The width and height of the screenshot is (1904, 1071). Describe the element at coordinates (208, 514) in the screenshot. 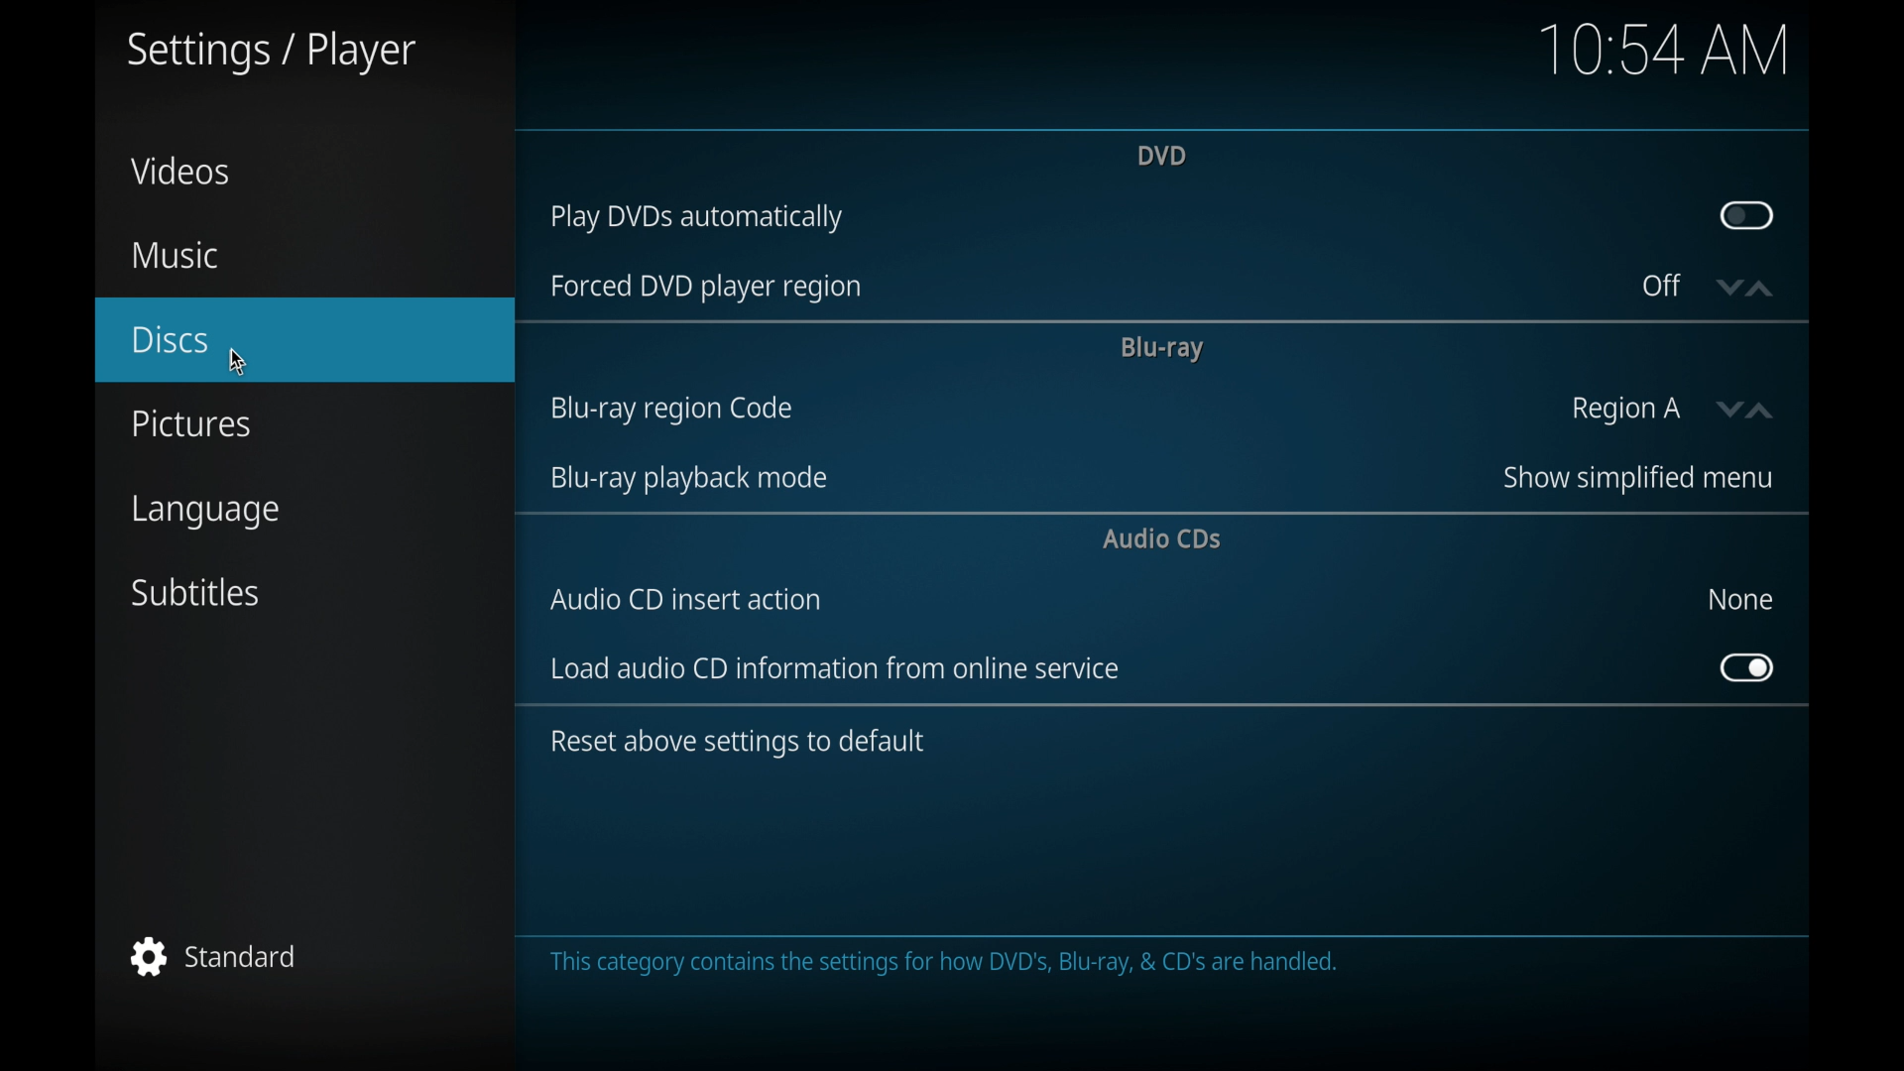

I see `language` at that location.